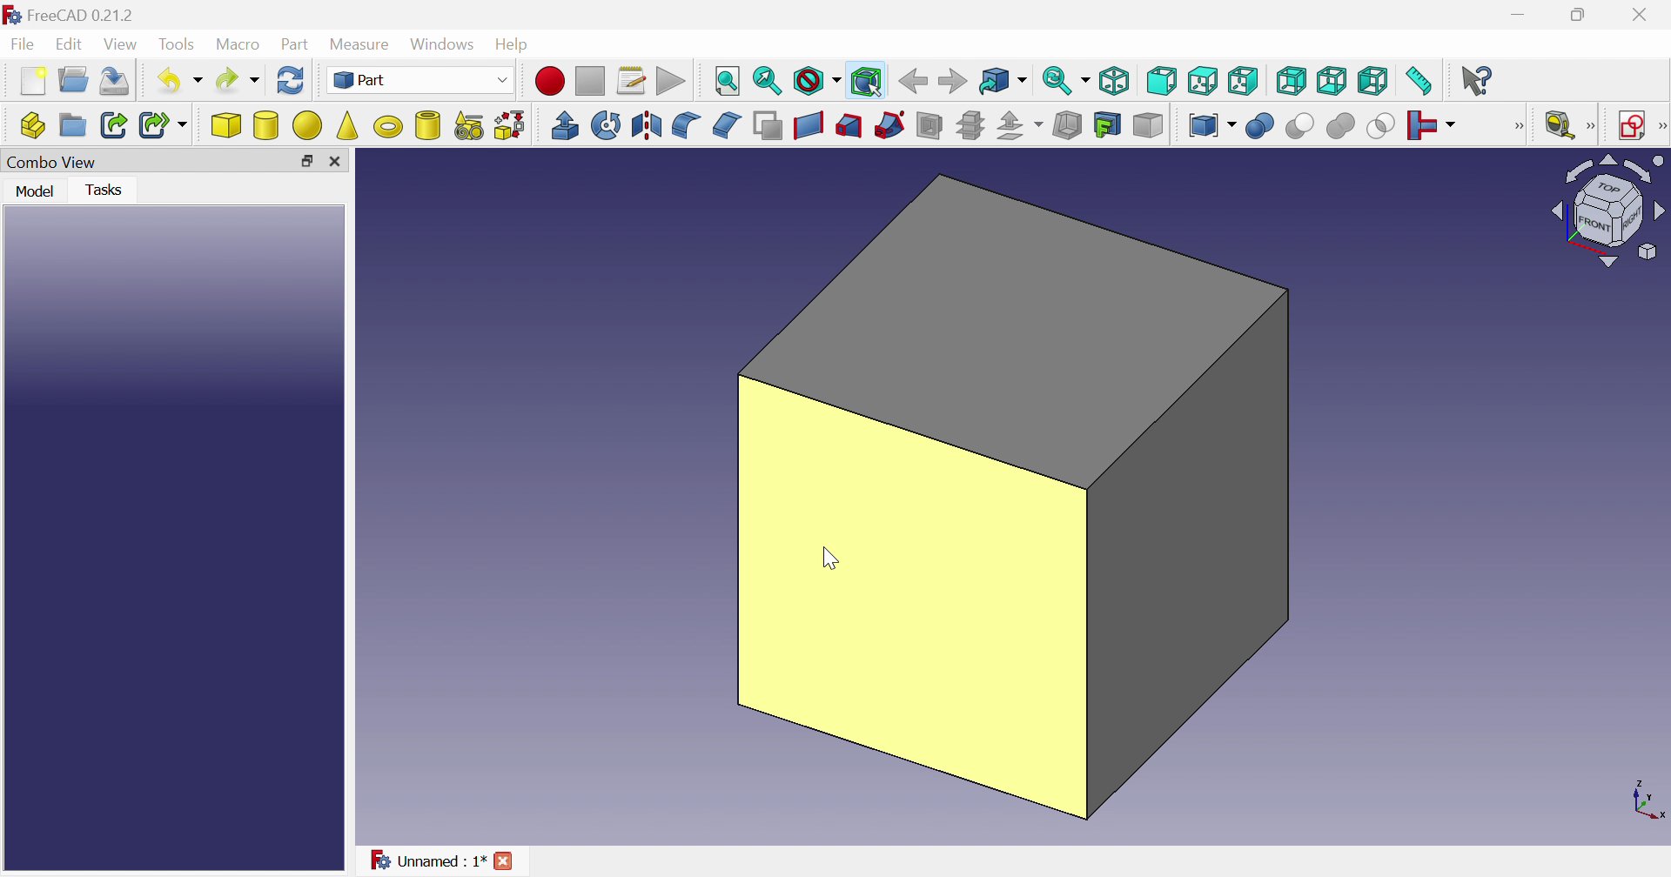  Describe the element at coordinates (929, 124) in the screenshot. I see `Section` at that location.